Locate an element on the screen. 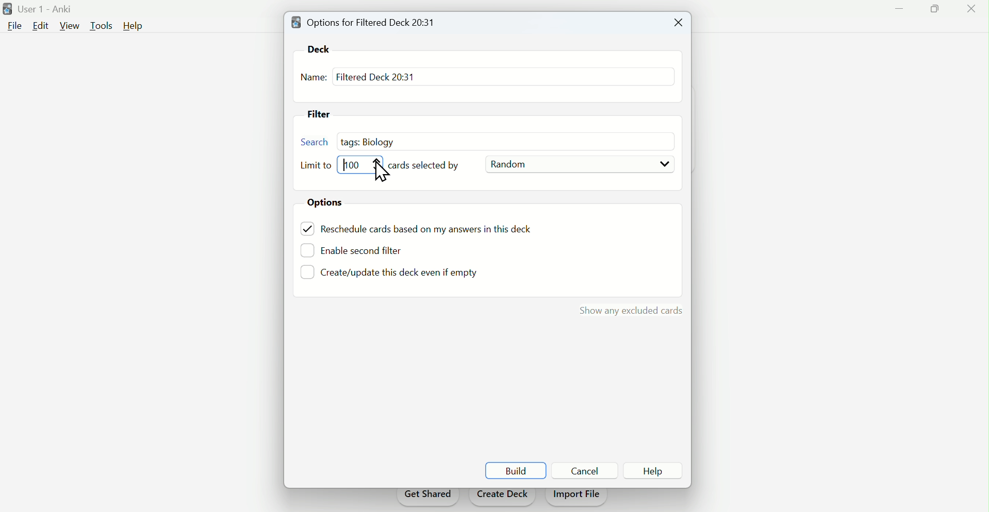  Dek is located at coordinates (323, 48).